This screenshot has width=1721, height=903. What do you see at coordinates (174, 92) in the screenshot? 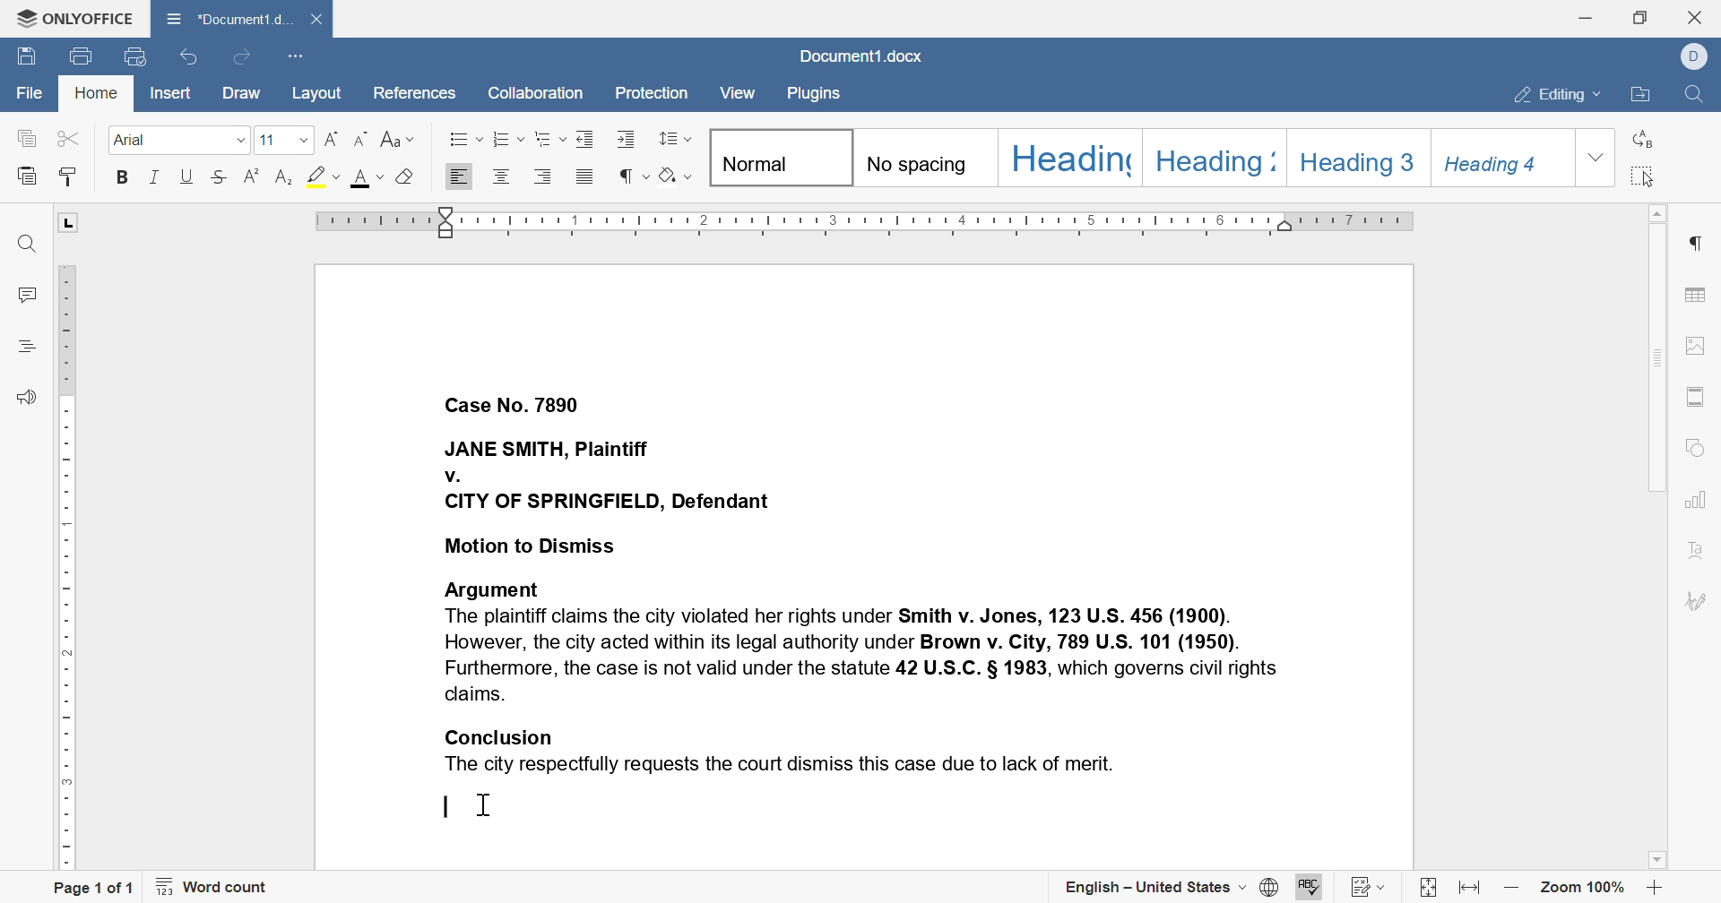
I see `insert` at bounding box center [174, 92].